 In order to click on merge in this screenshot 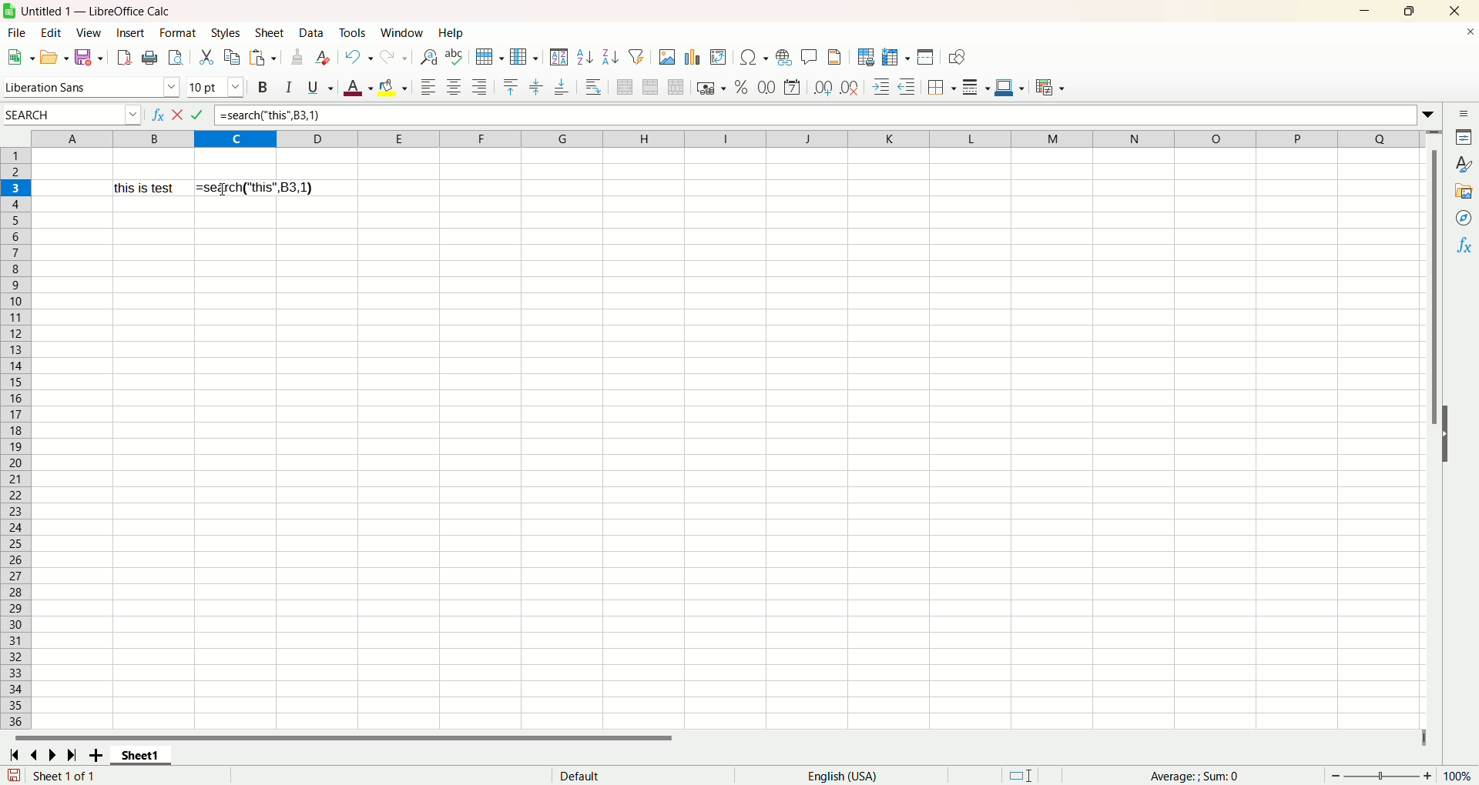, I will do `click(650, 87)`.